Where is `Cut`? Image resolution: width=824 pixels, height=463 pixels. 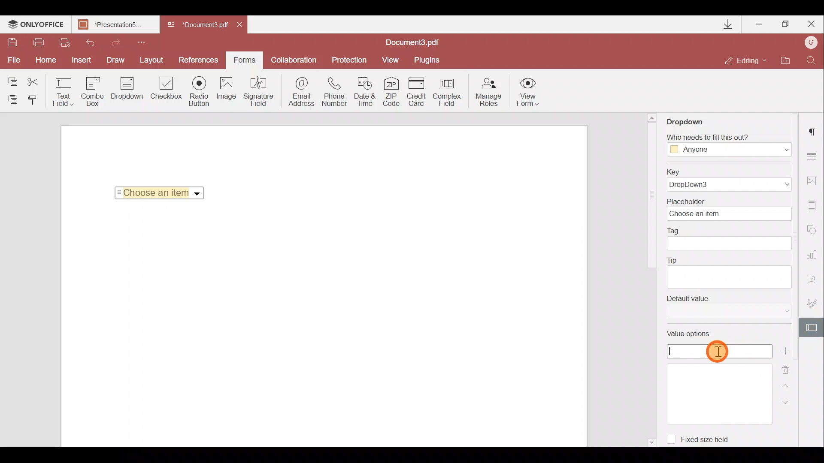 Cut is located at coordinates (34, 79).